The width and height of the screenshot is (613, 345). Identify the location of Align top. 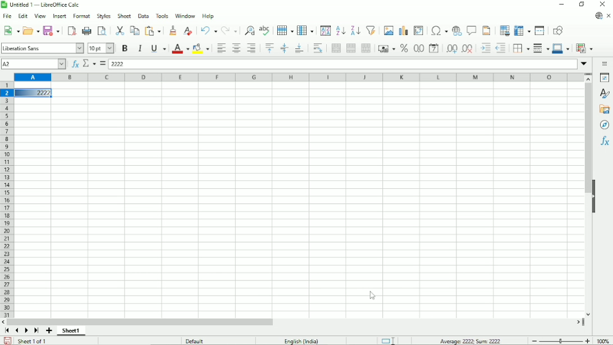
(269, 48).